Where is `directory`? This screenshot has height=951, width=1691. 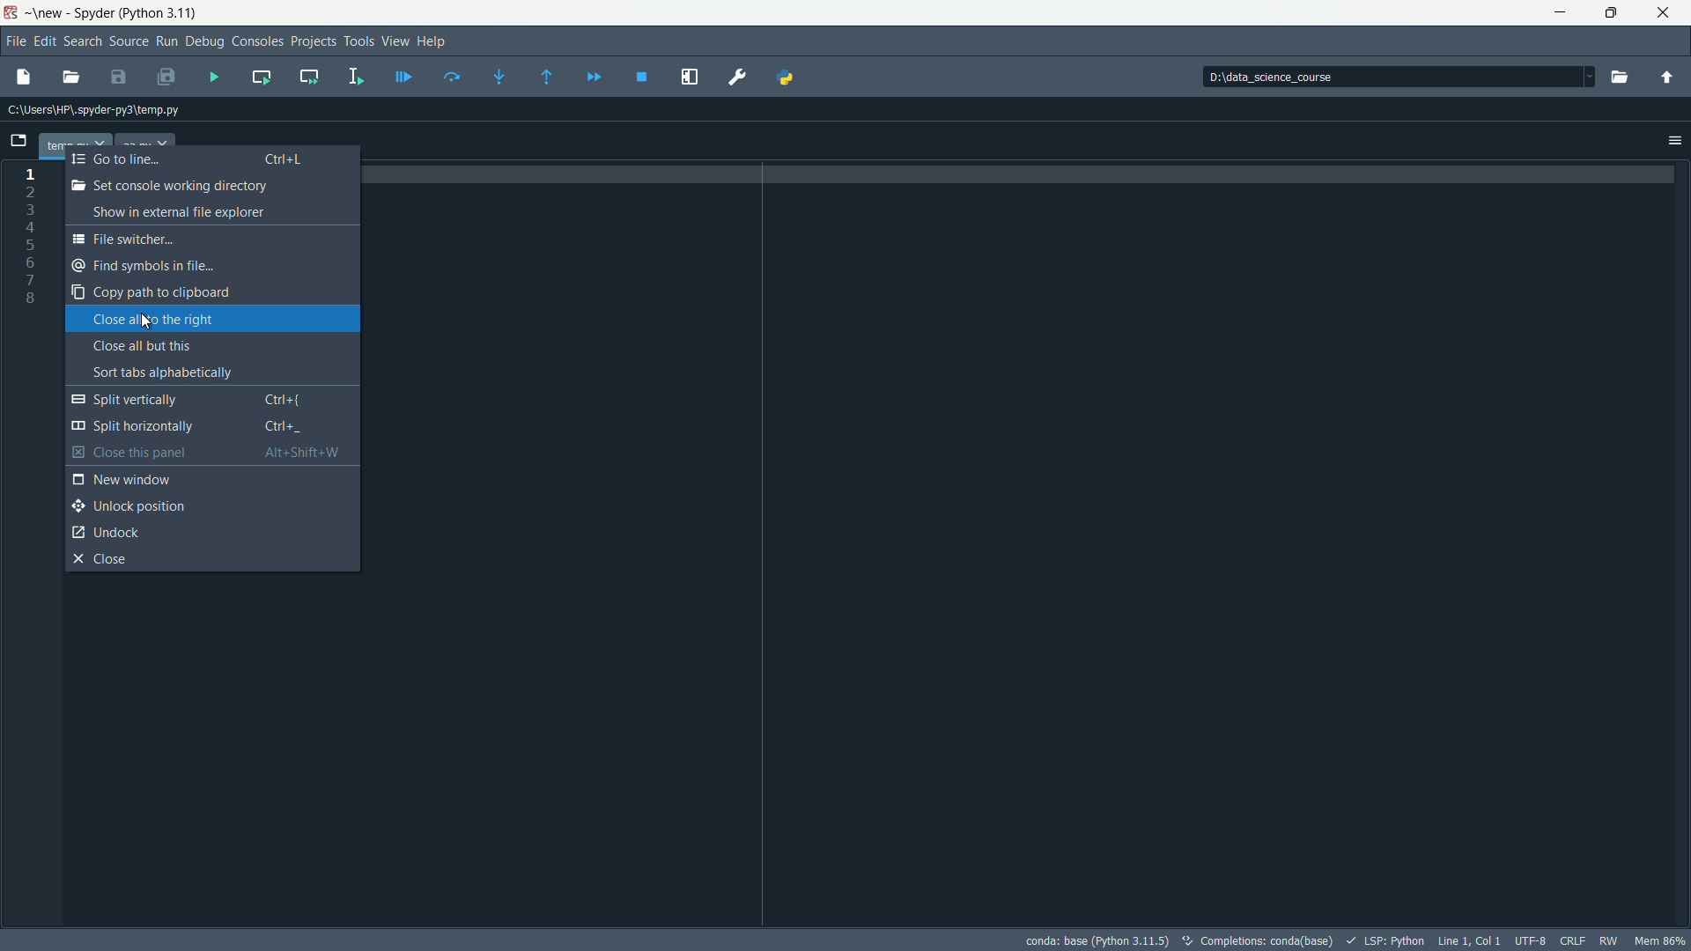
directory is located at coordinates (1331, 77).